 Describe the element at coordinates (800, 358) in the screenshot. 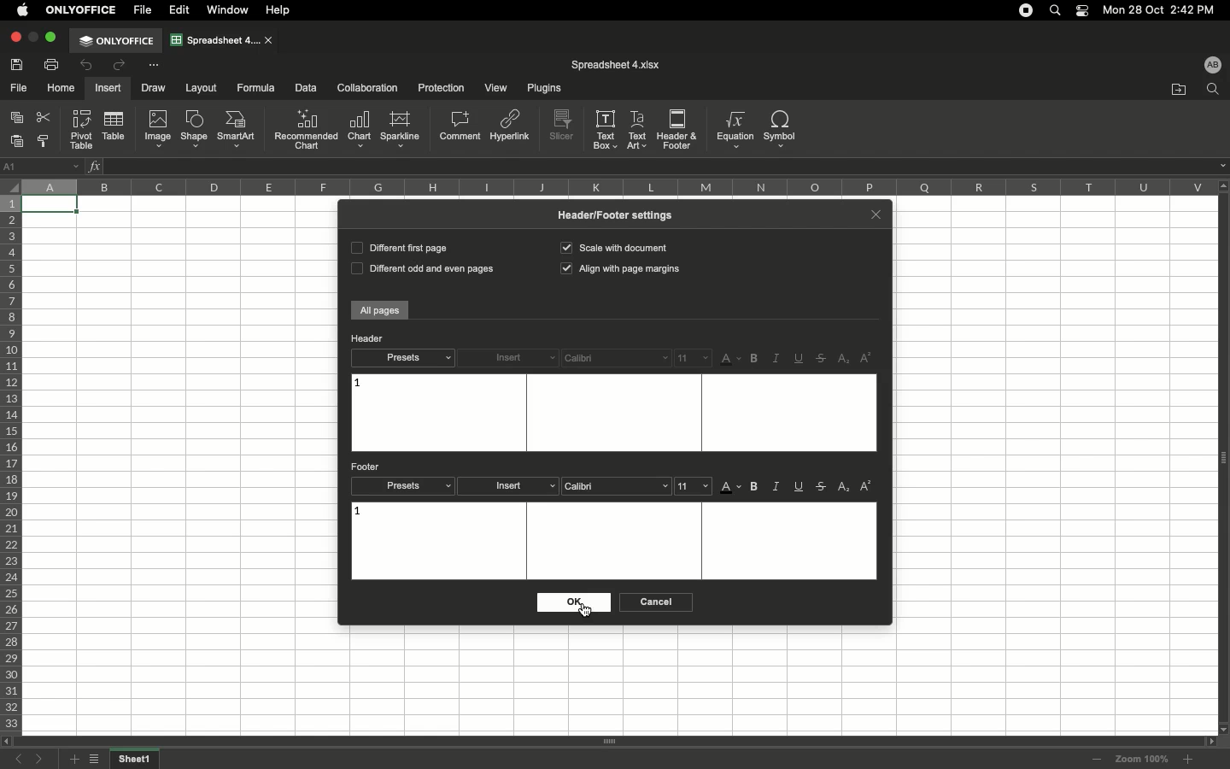

I see `Underline` at that location.